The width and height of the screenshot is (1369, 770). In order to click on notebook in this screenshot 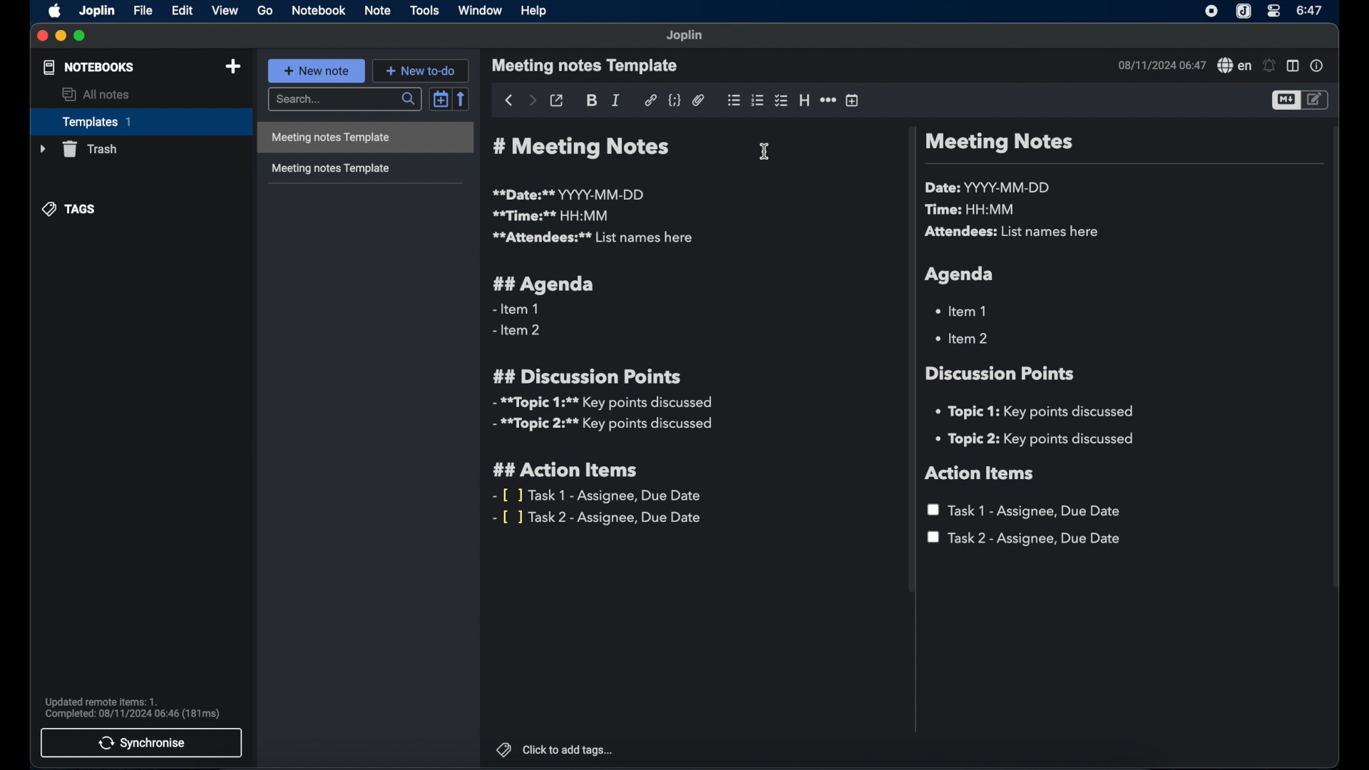, I will do `click(318, 11)`.